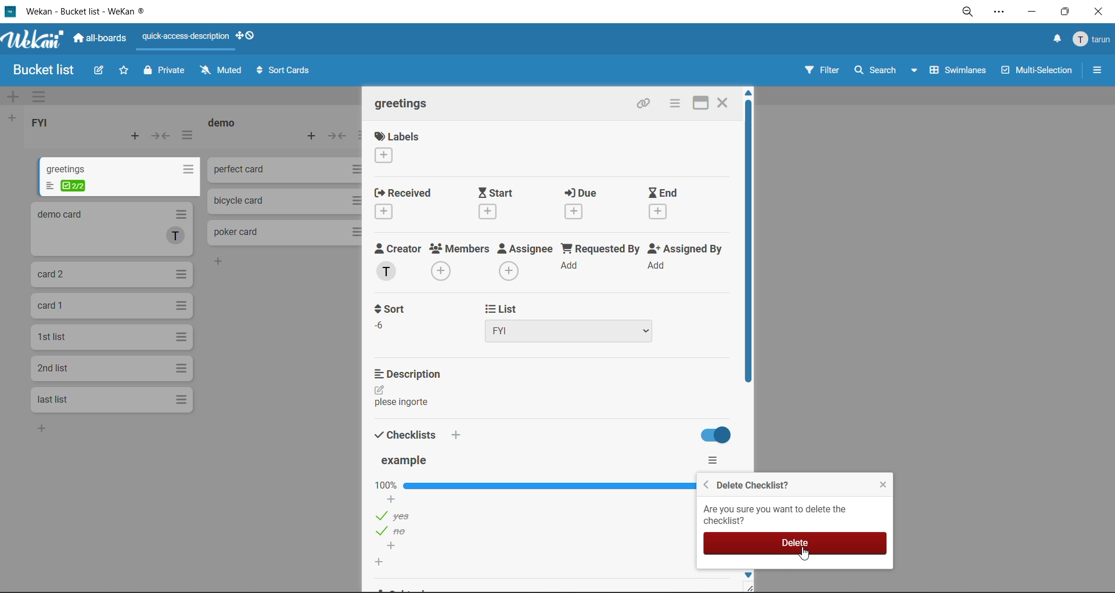  Describe the element at coordinates (1054, 38) in the screenshot. I see `notifications` at that location.